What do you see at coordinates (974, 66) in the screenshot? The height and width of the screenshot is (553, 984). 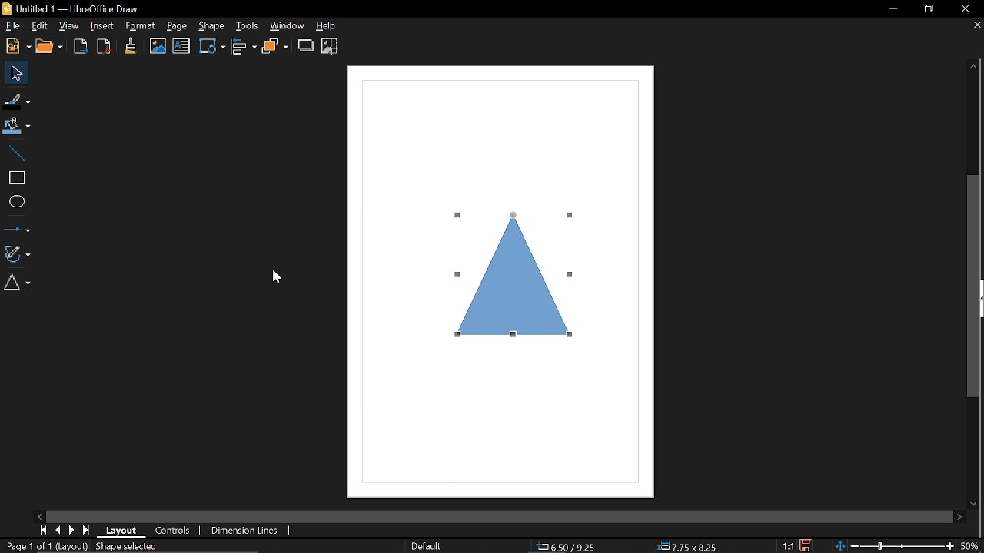 I see `Move up` at bounding box center [974, 66].